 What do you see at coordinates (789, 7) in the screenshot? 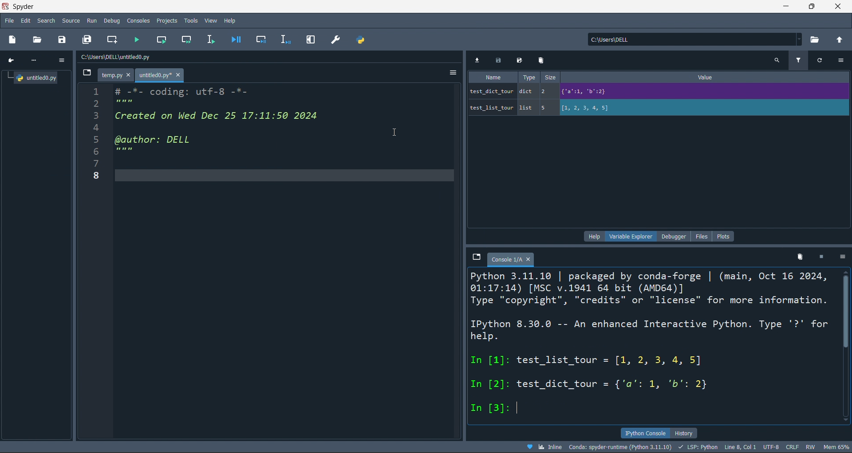
I see `minimize` at bounding box center [789, 7].